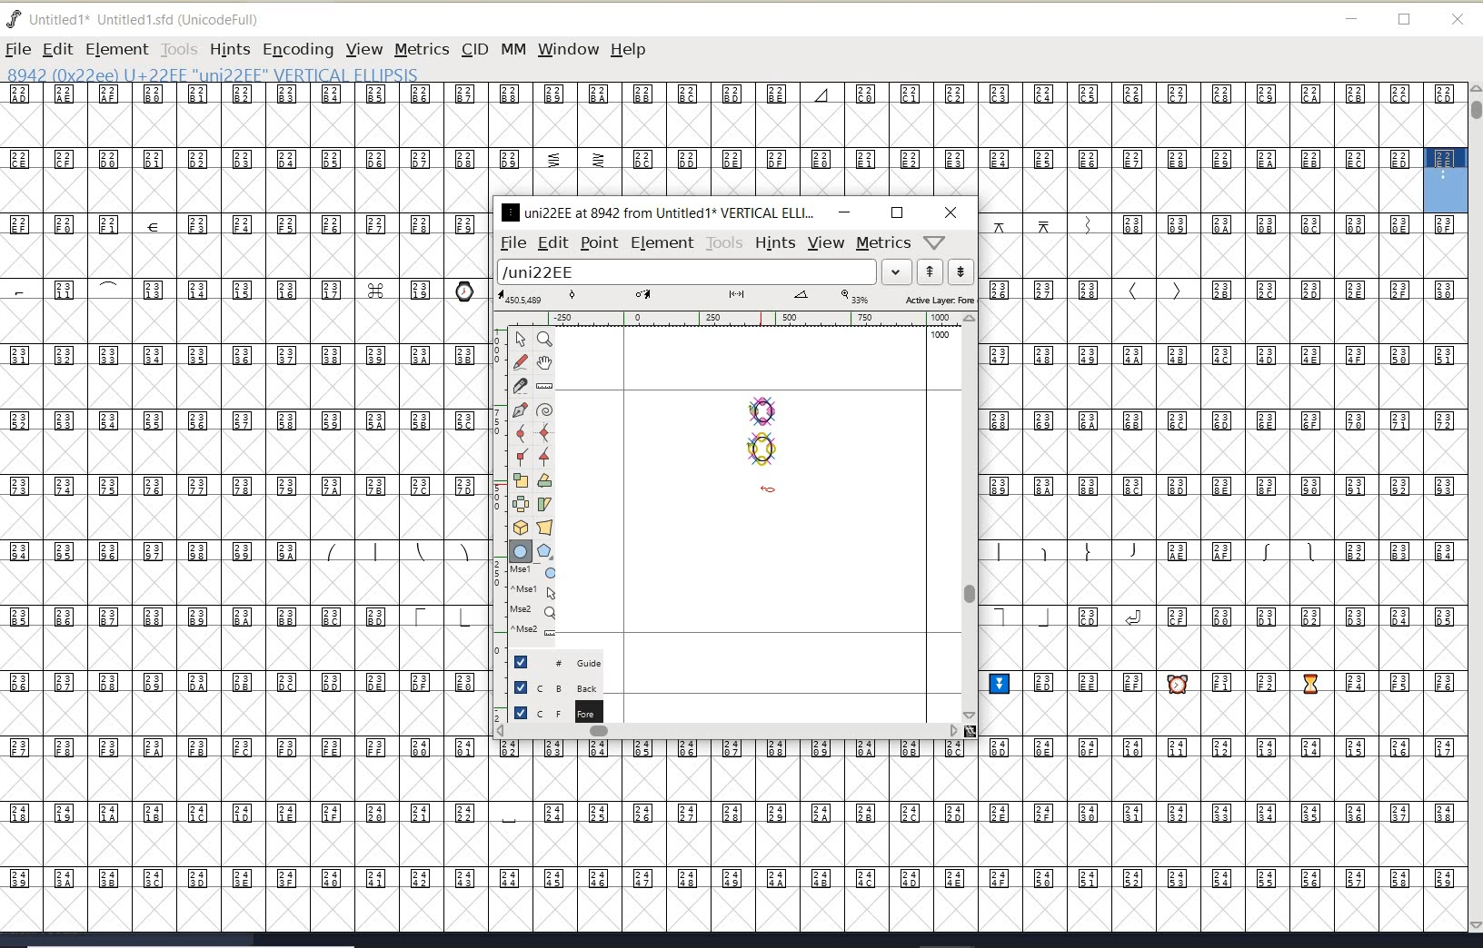 The height and width of the screenshot is (948, 1483). What do you see at coordinates (524, 433) in the screenshot?
I see `add a curve point` at bounding box center [524, 433].